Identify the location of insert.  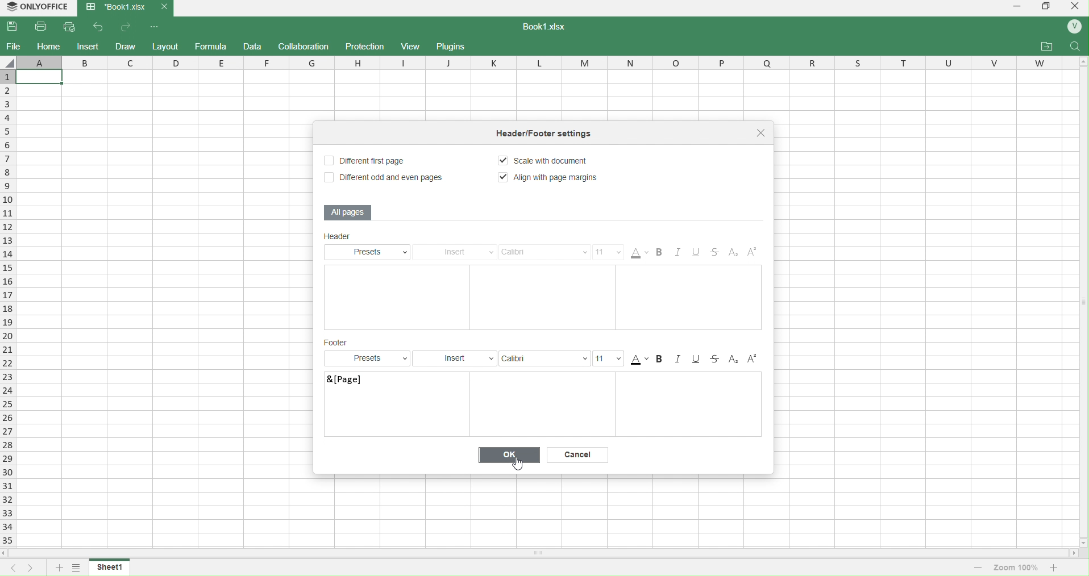
(88, 46).